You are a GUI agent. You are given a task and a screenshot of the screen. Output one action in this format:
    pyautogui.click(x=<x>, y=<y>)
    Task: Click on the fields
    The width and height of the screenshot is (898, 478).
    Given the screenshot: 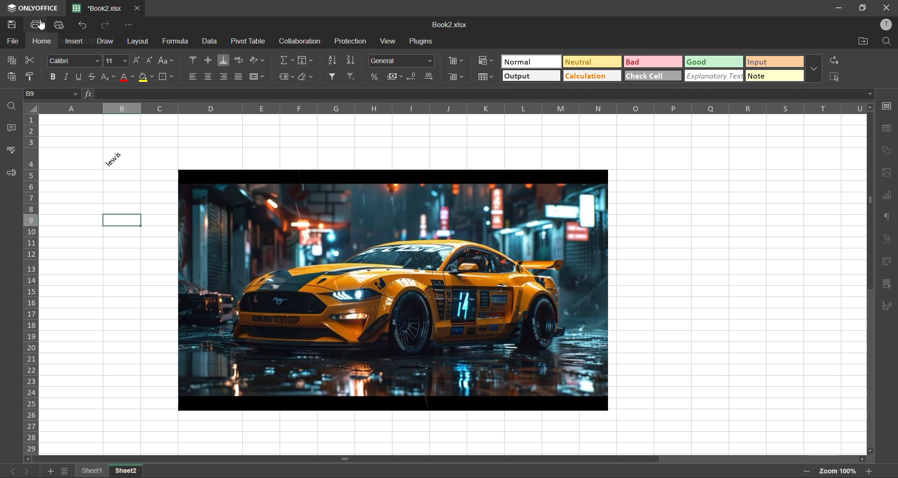 What is the action you would take?
    pyautogui.click(x=306, y=60)
    